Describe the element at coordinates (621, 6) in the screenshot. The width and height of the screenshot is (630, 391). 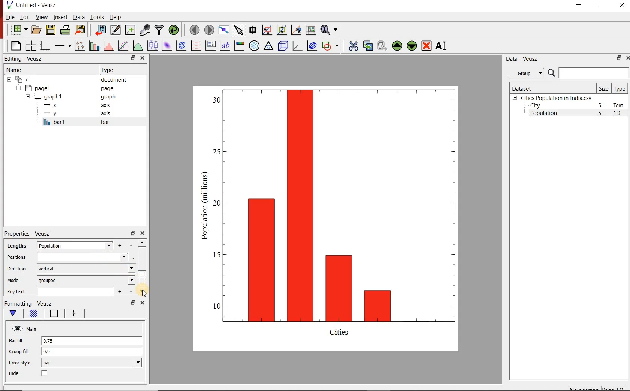
I see `CLOSE` at that location.